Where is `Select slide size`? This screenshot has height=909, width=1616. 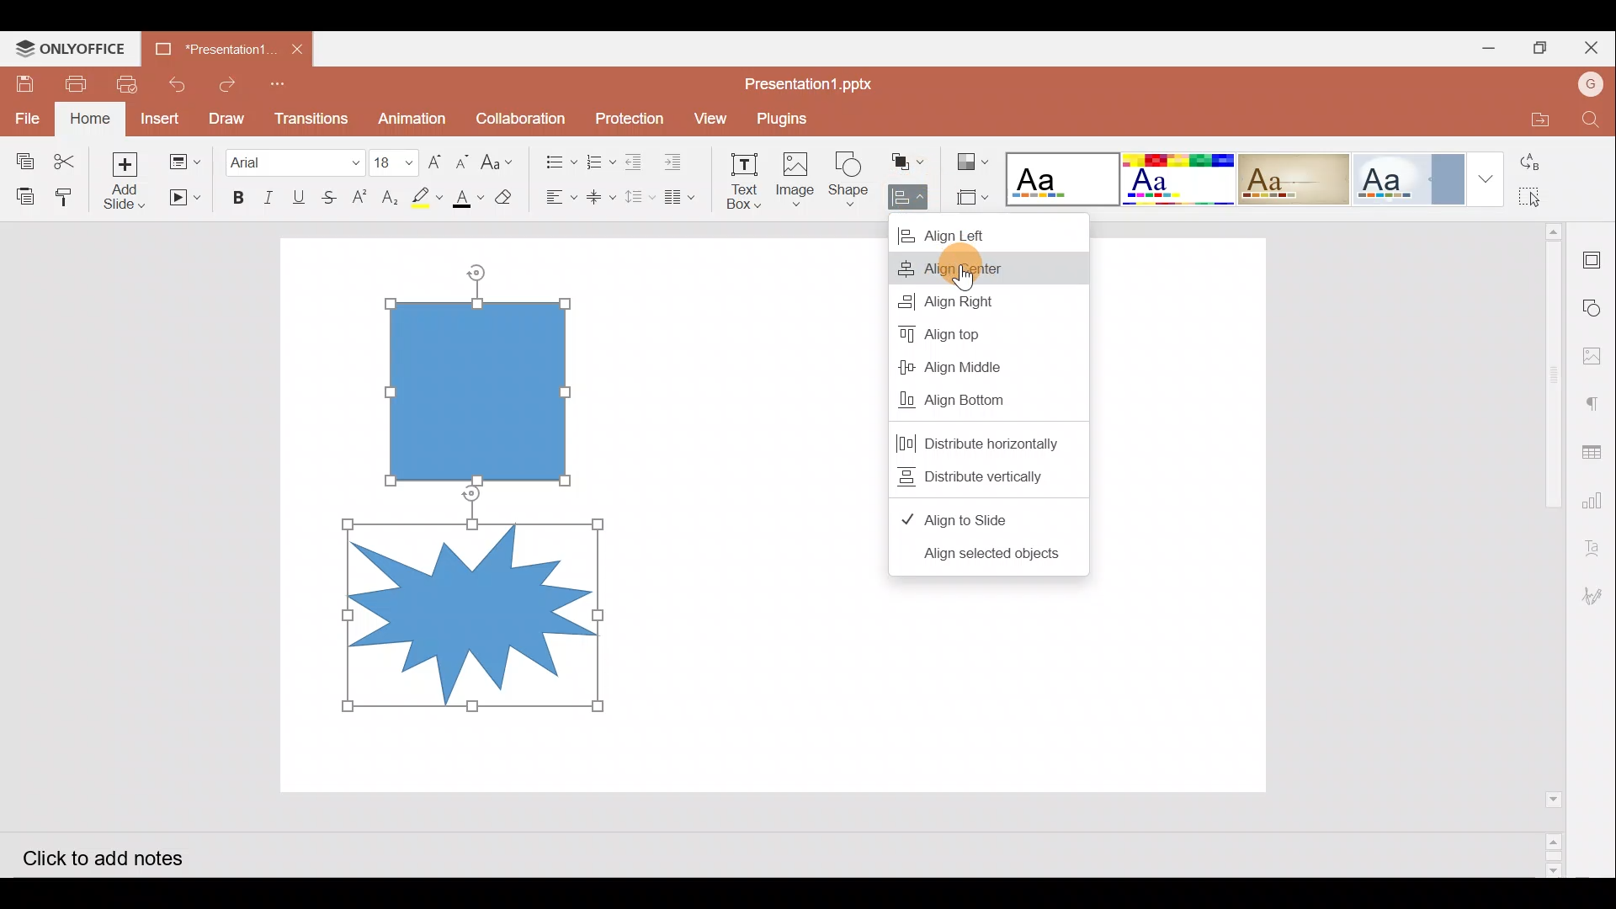
Select slide size is located at coordinates (974, 193).